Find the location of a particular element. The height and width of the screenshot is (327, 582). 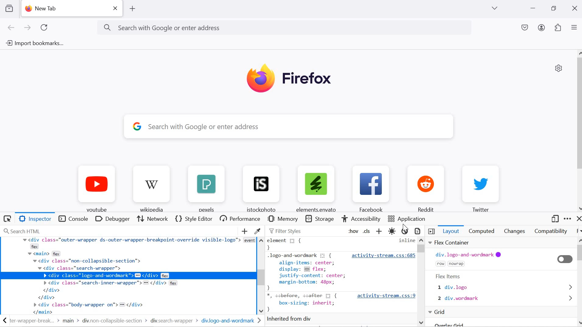

youtube is located at coordinates (99, 186).